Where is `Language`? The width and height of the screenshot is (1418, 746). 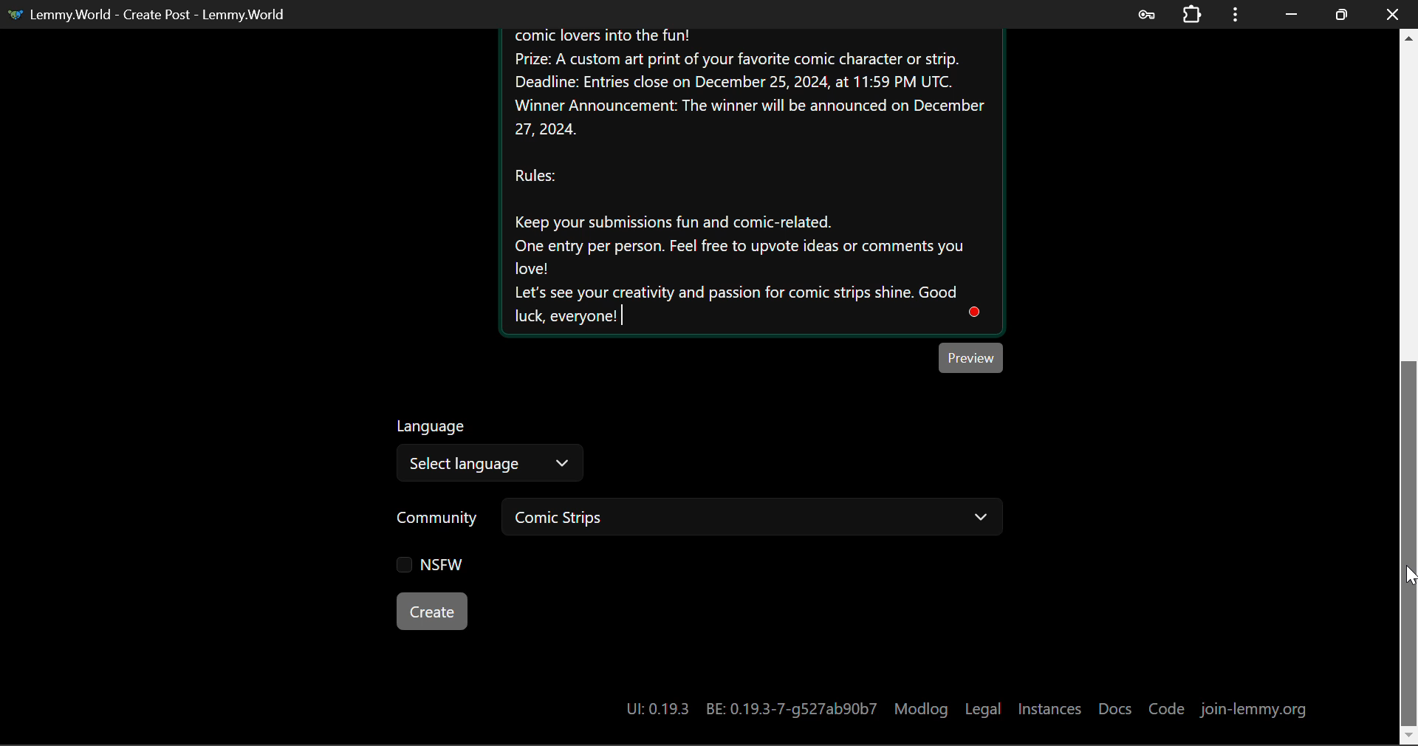 Language is located at coordinates (434, 424).